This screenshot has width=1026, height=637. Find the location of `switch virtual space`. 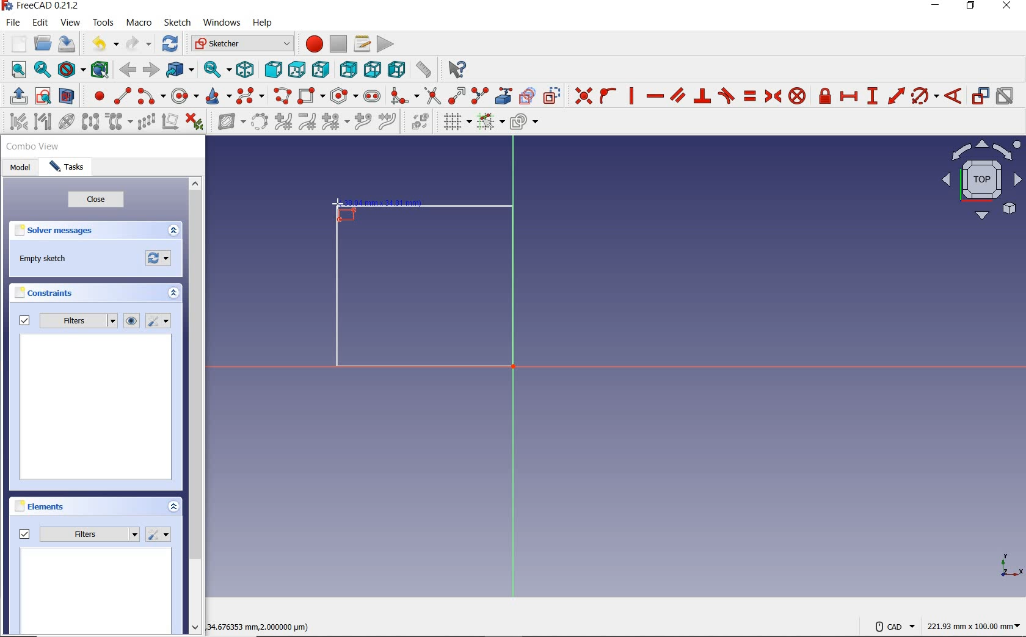

switch virtual space is located at coordinates (418, 124).